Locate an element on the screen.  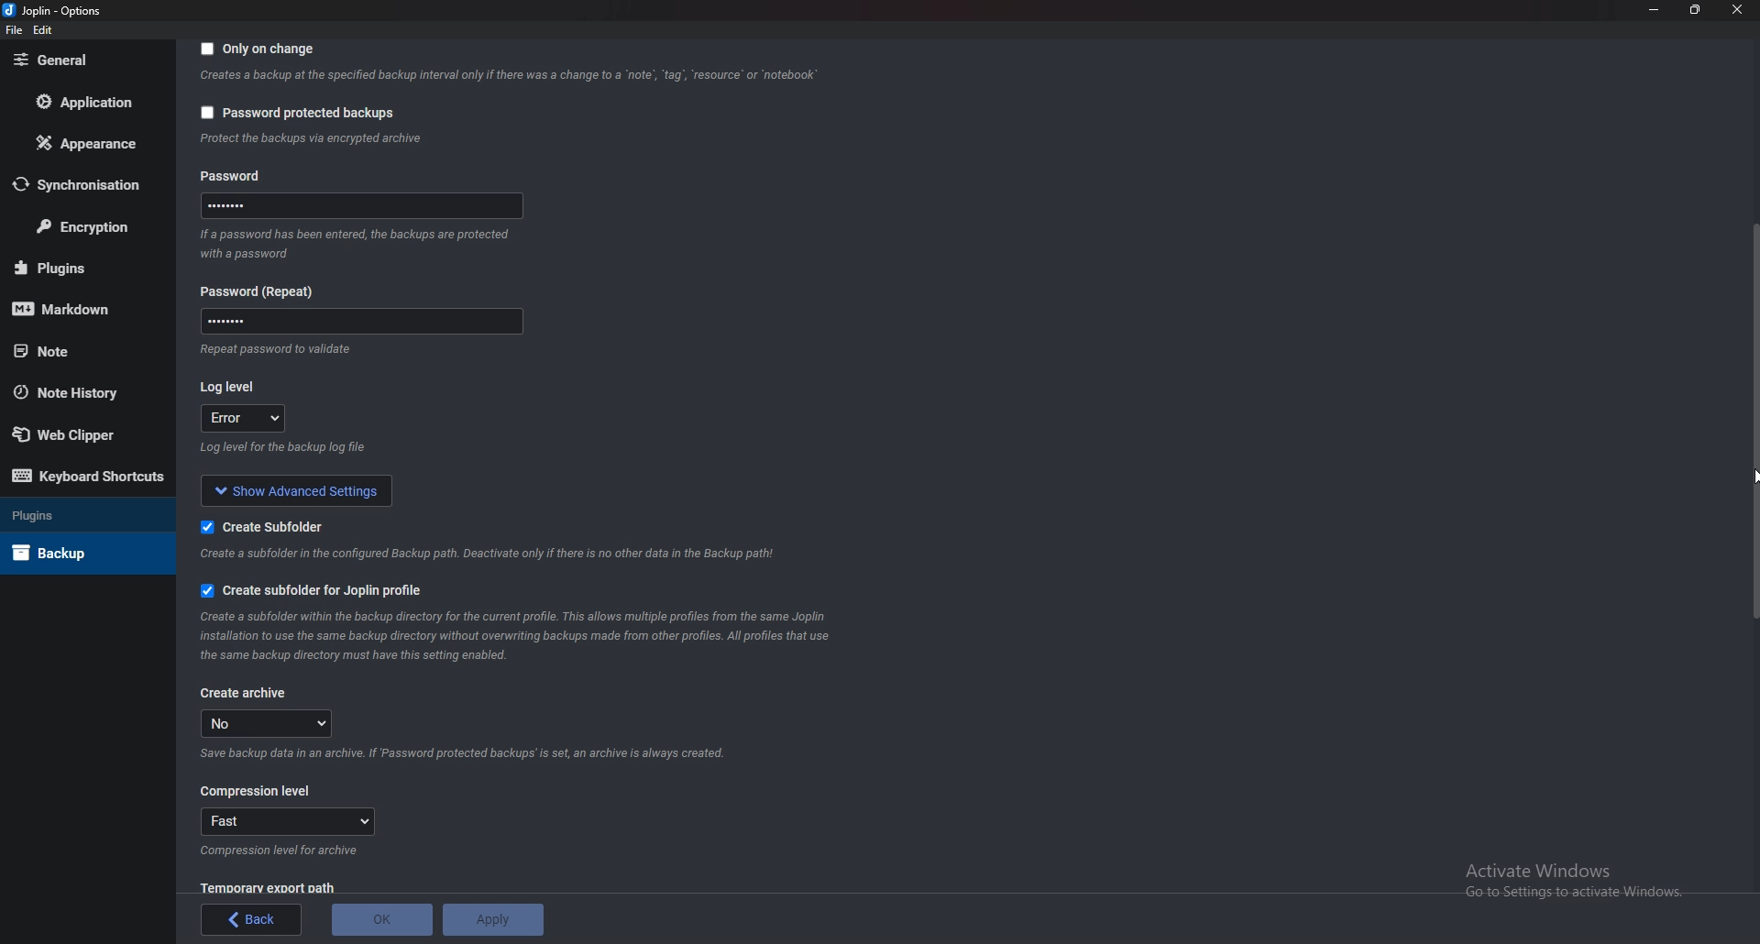
Info is located at coordinates (471, 752).